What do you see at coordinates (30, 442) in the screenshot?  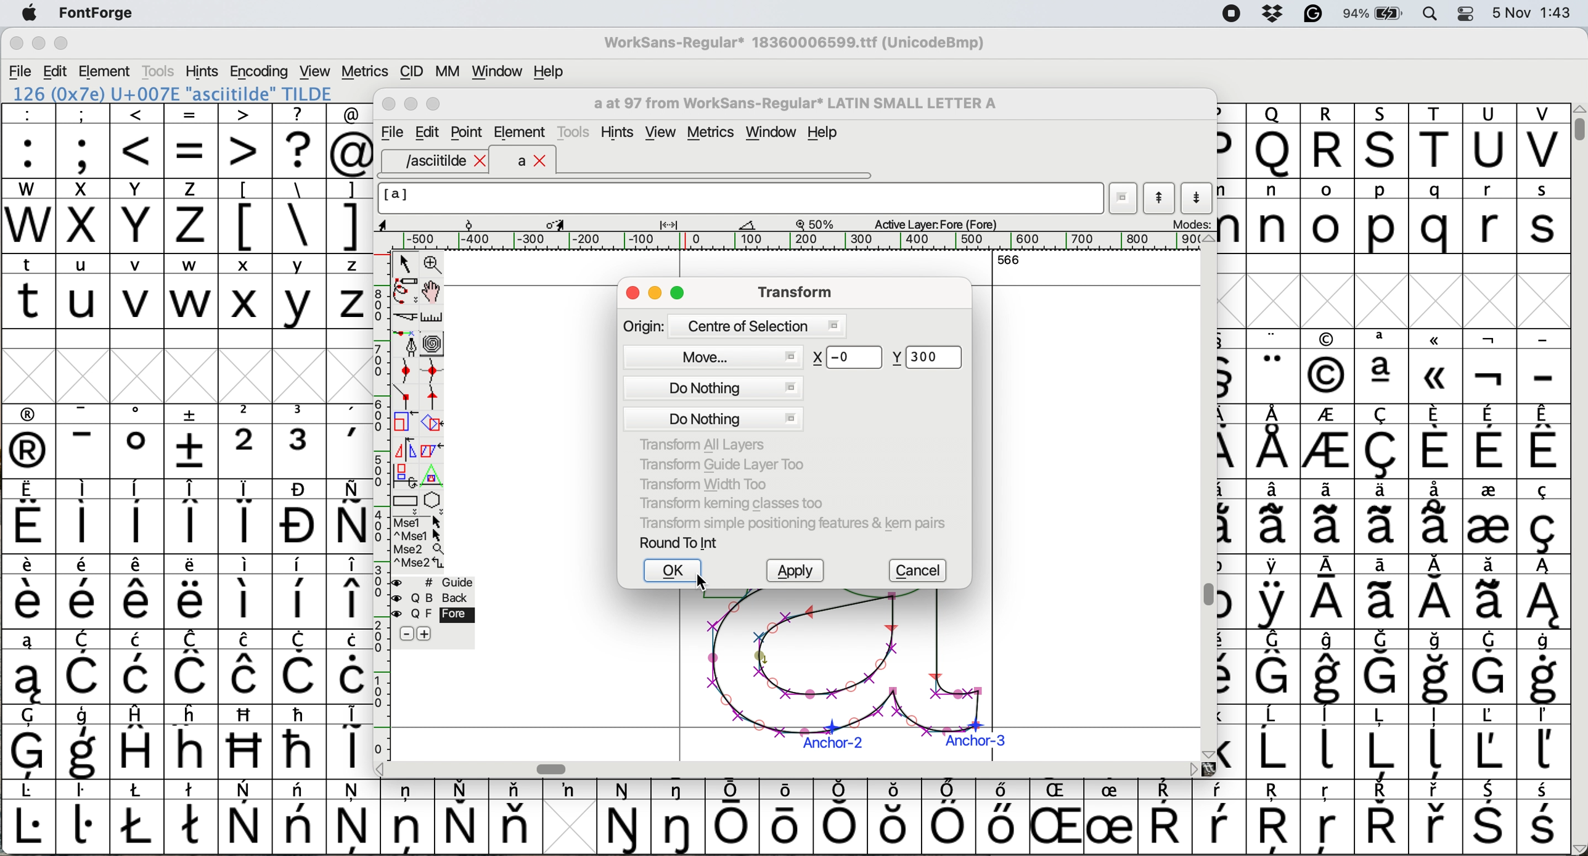 I see `symbol` at bounding box center [30, 442].